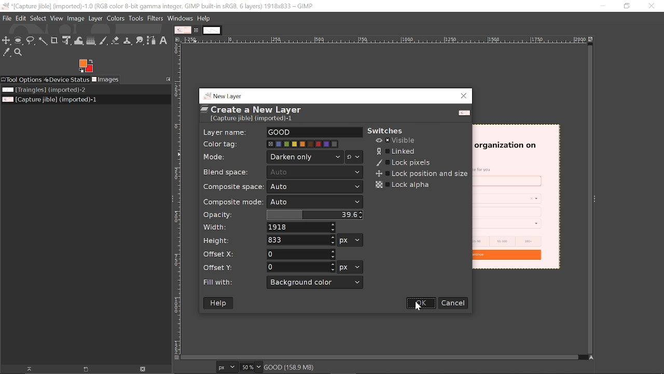 This screenshot has width=664, height=374. What do you see at coordinates (176, 358) in the screenshot?
I see `Toggle quick mask on/off` at bounding box center [176, 358].